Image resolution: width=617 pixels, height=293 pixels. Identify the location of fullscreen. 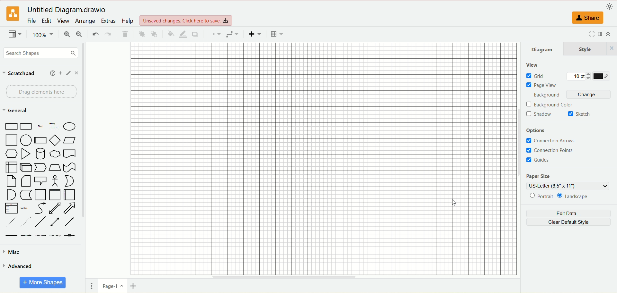
(590, 34).